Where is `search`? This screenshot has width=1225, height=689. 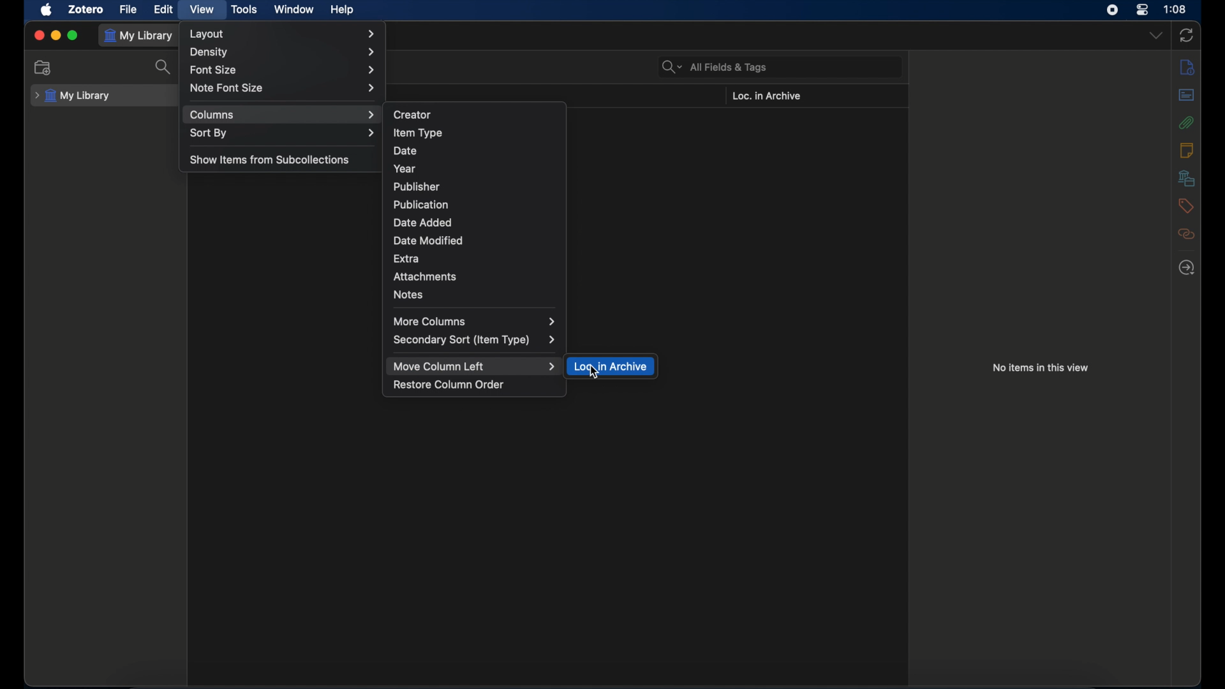
search is located at coordinates (164, 66).